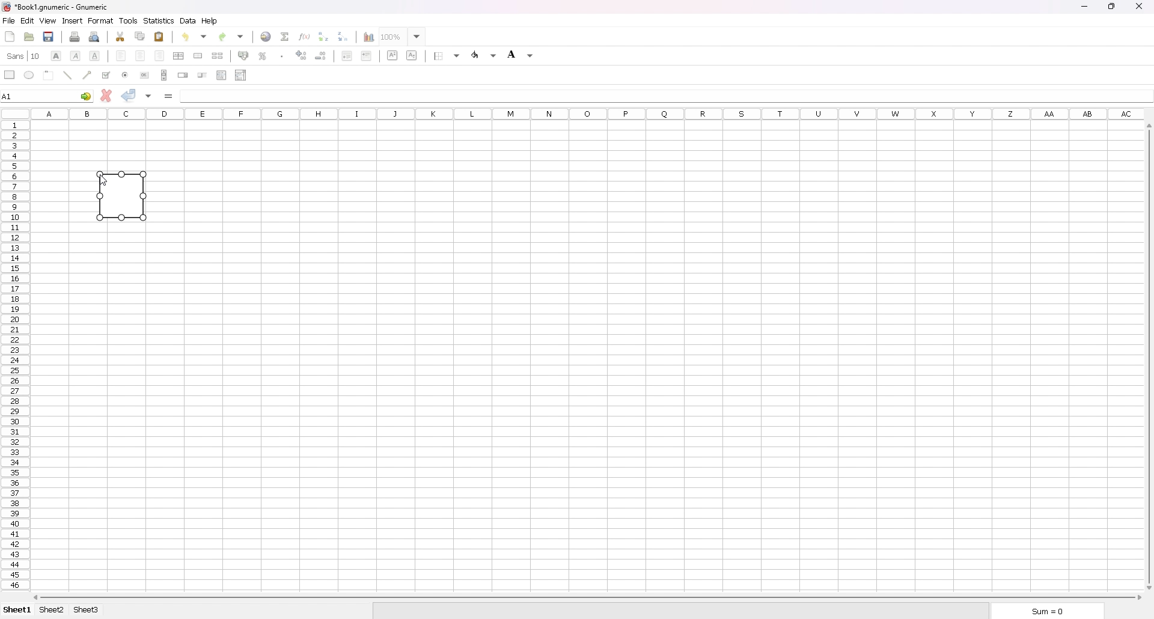  I want to click on cancel changes, so click(106, 95).